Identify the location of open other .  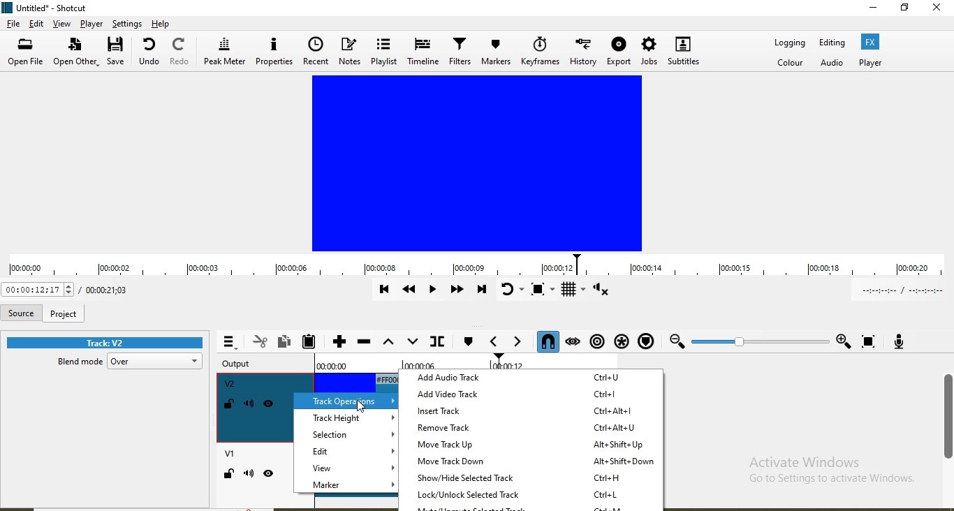
(76, 54).